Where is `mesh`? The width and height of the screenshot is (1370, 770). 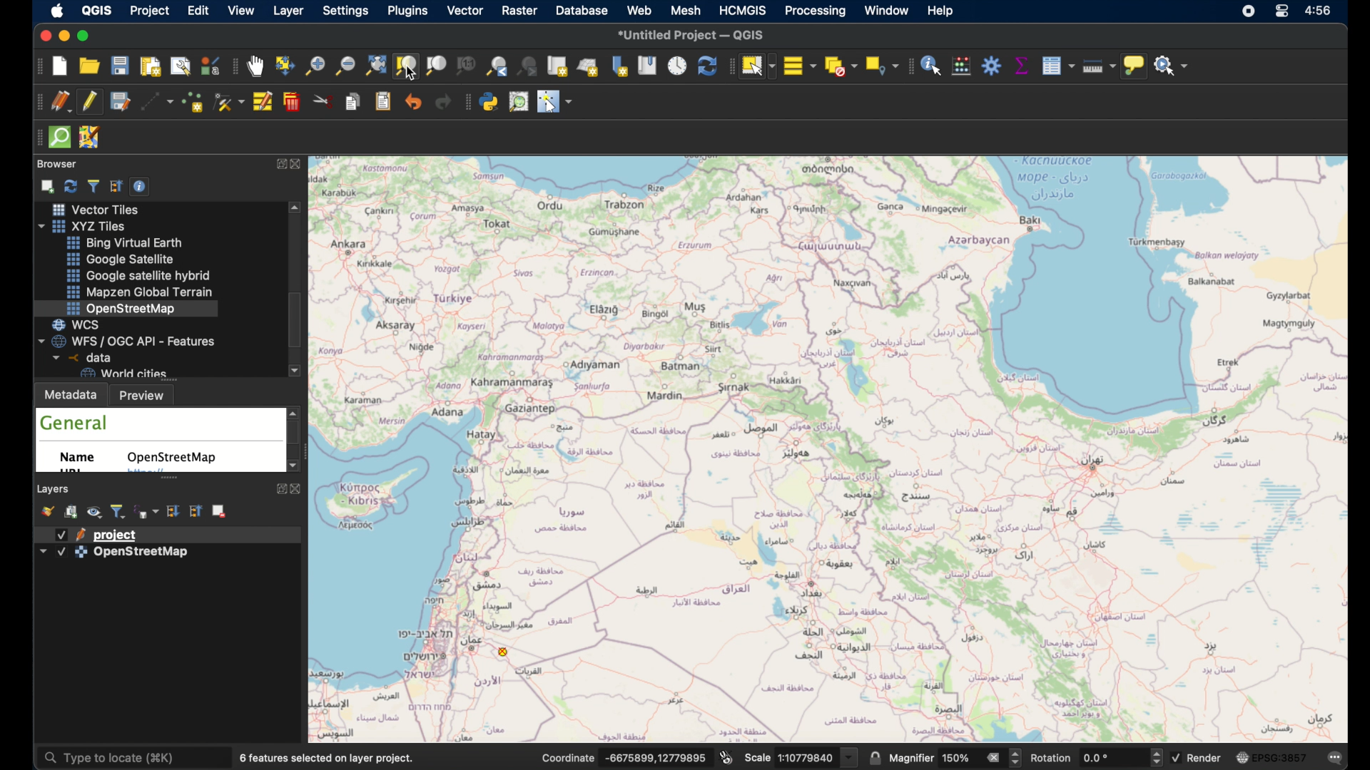 mesh is located at coordinates (684, 9).